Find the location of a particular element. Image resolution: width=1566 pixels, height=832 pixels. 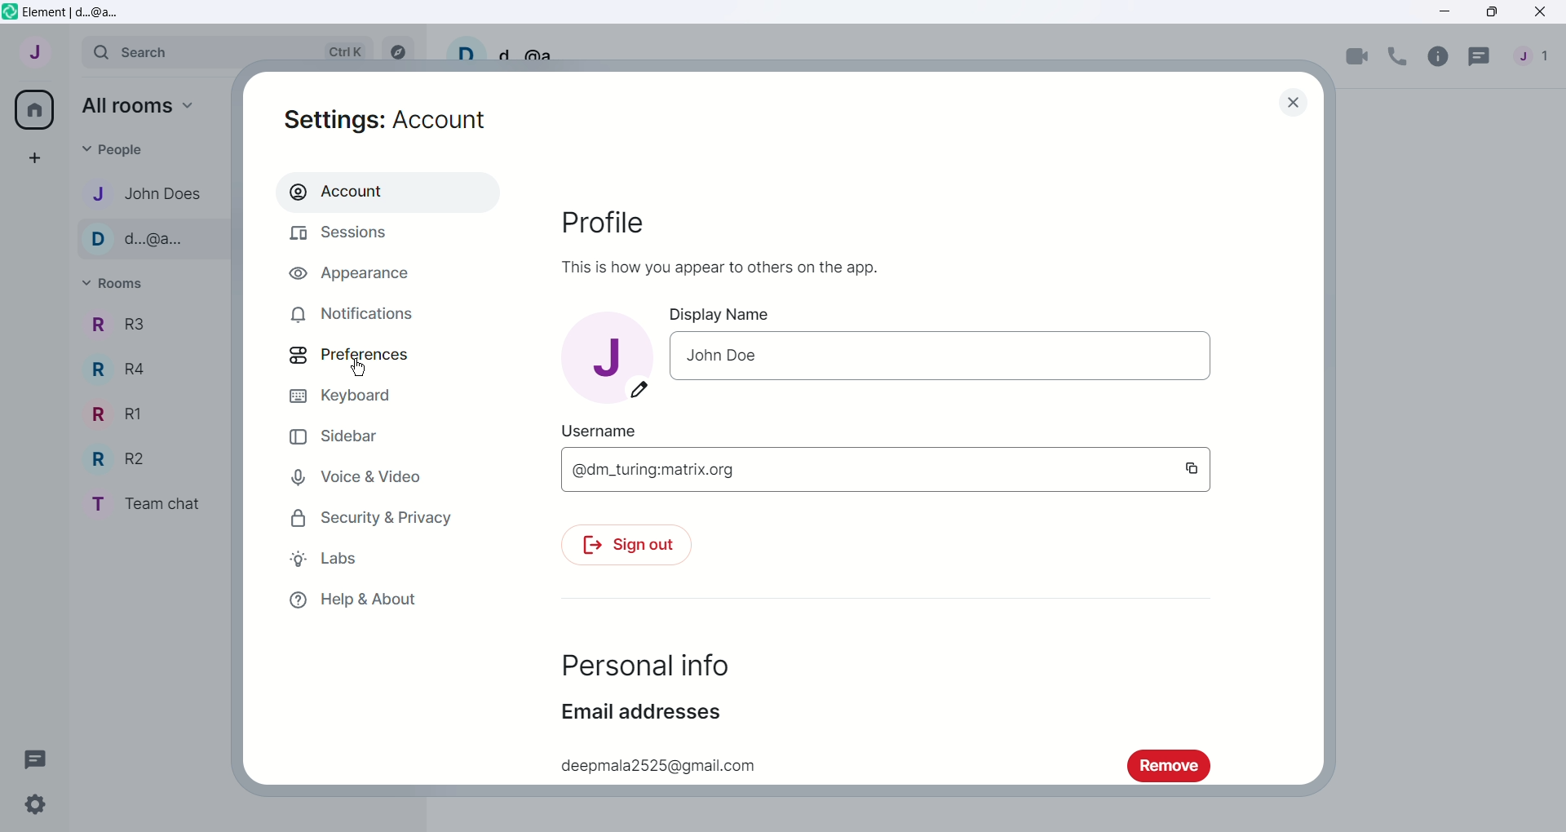

Display Name is located at coordinates (719, 315).